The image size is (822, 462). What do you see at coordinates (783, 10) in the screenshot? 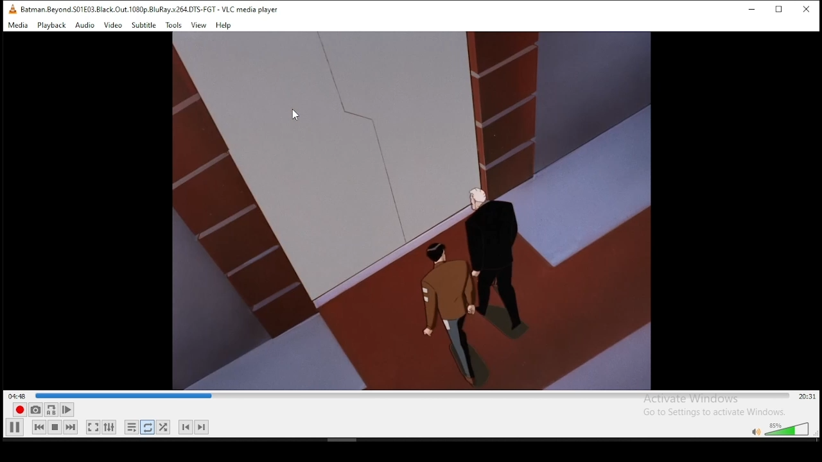
I see `maximize` at bounding box center [783, 10].